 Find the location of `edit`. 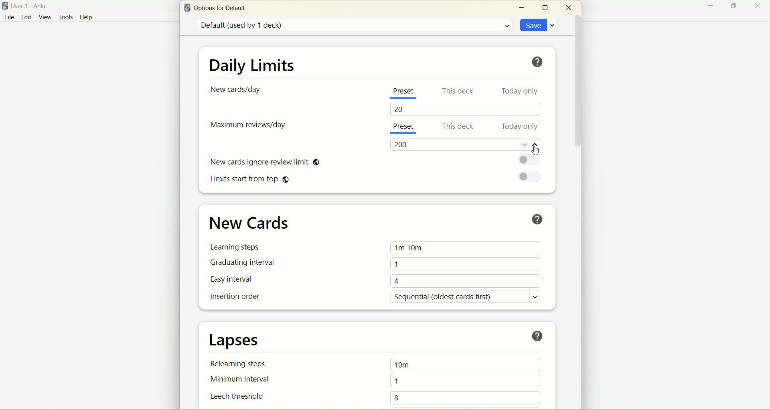

edit is located at coordinates (27, 18).